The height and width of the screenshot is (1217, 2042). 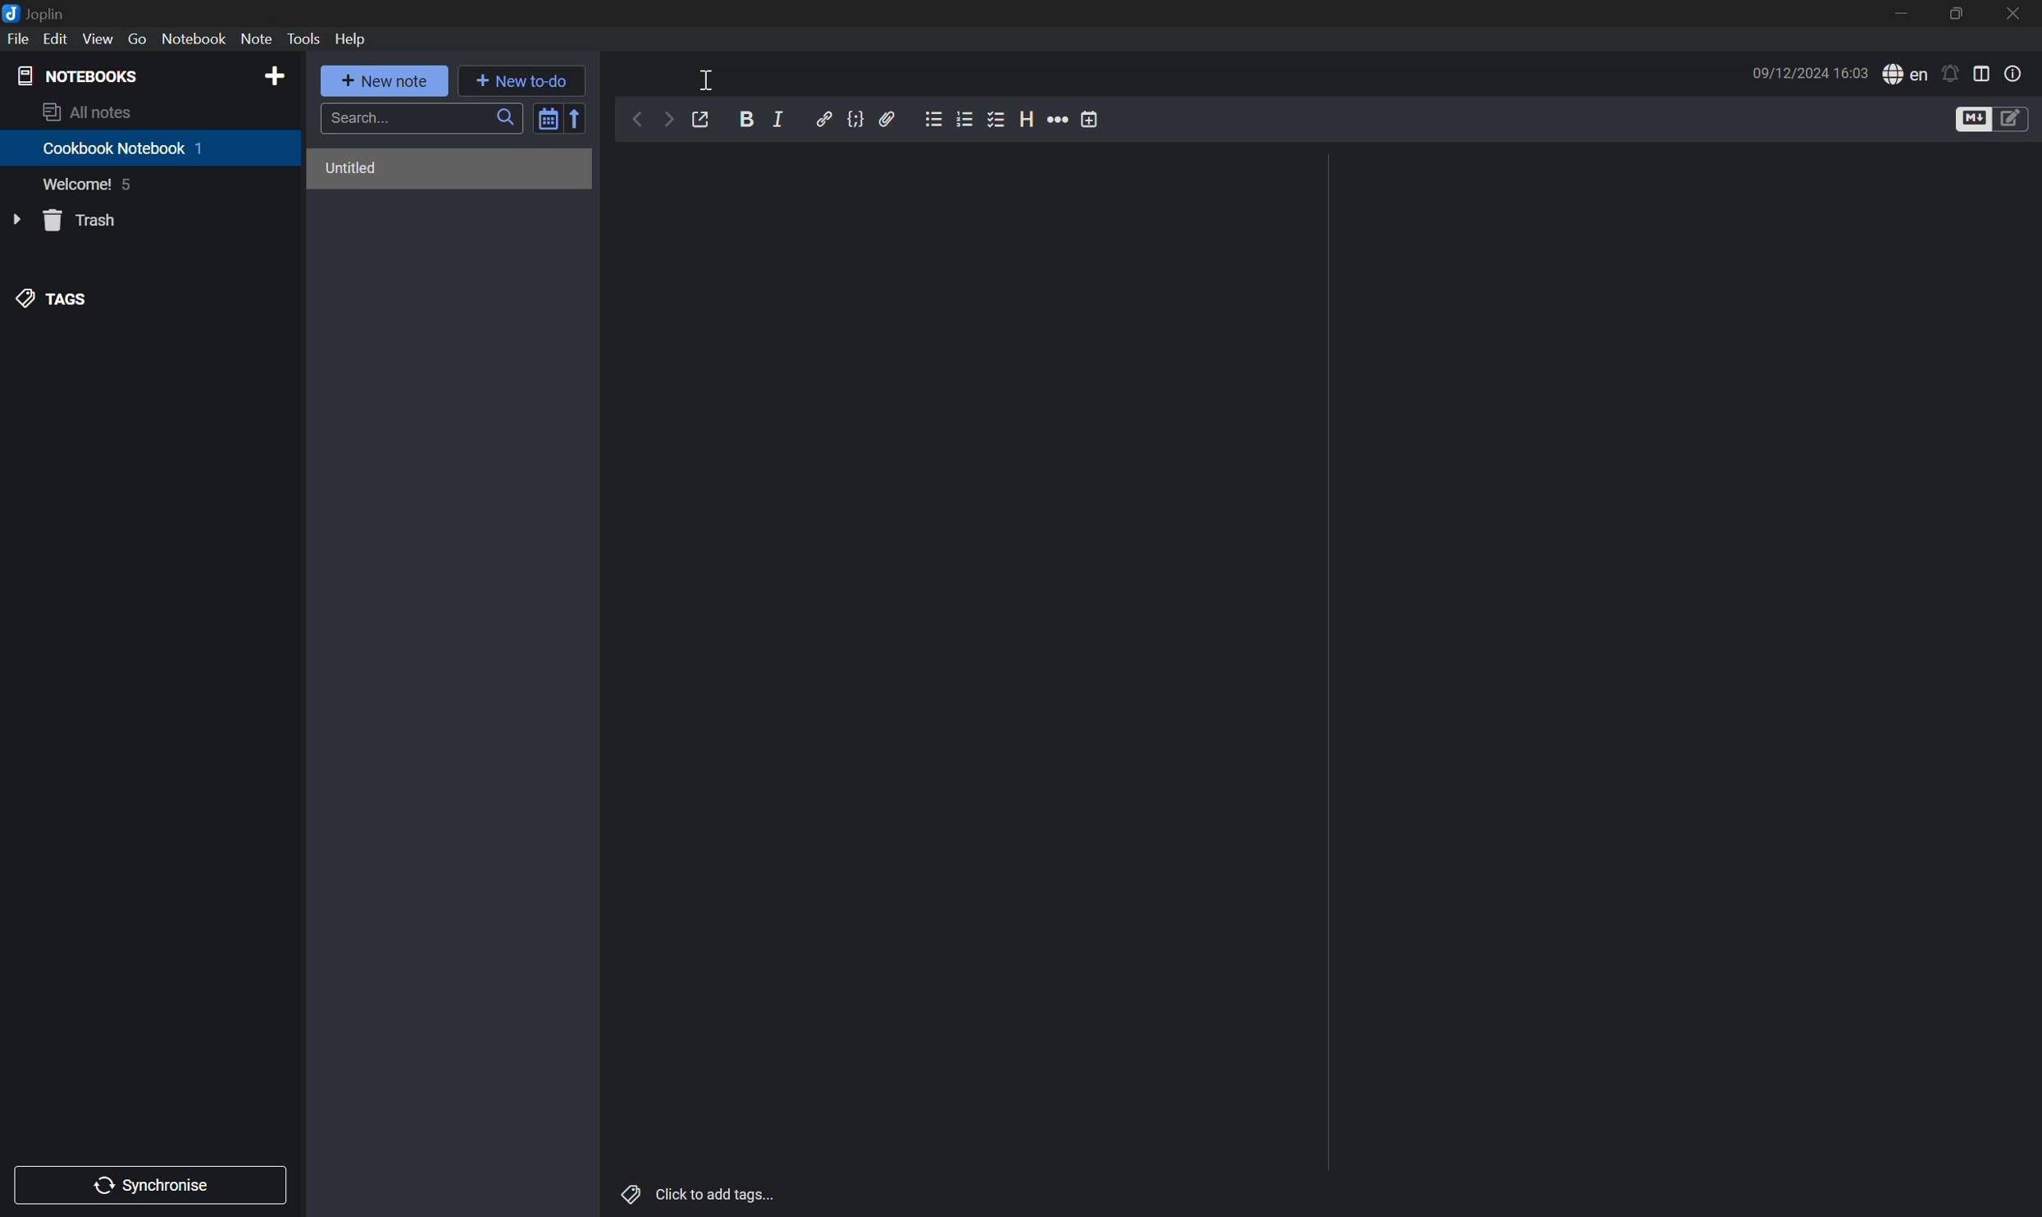 I want to click on New to-do, so click(x=520, y=78).